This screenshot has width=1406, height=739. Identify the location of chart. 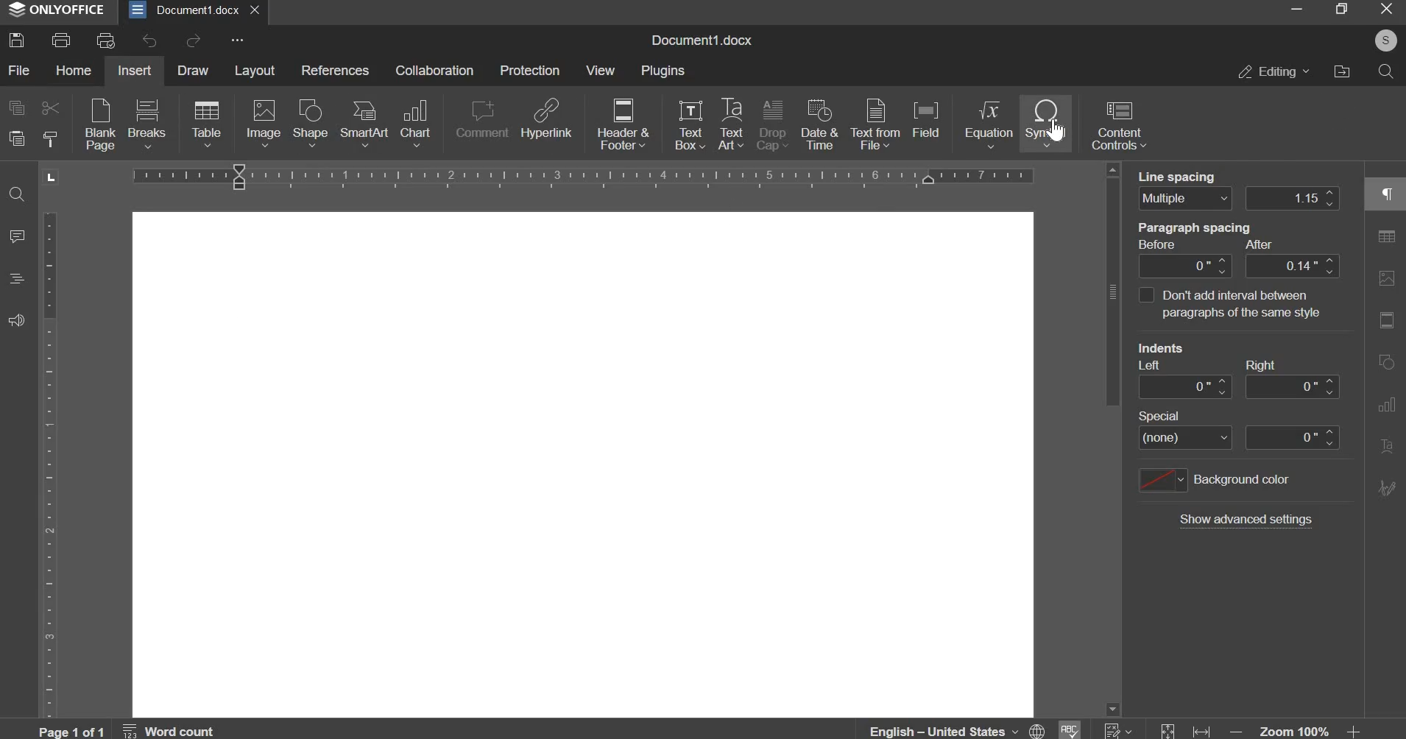
(416, 123).